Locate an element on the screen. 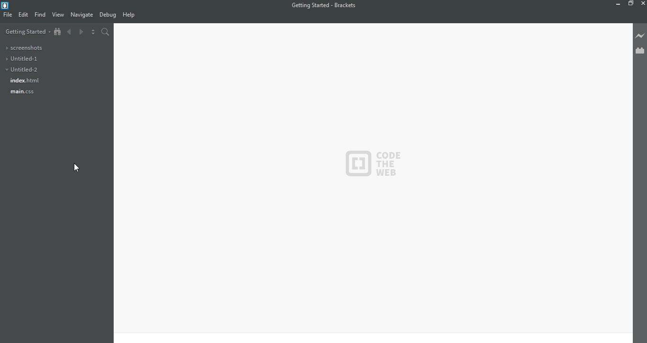  toggle is located at coordinates (93, 32).